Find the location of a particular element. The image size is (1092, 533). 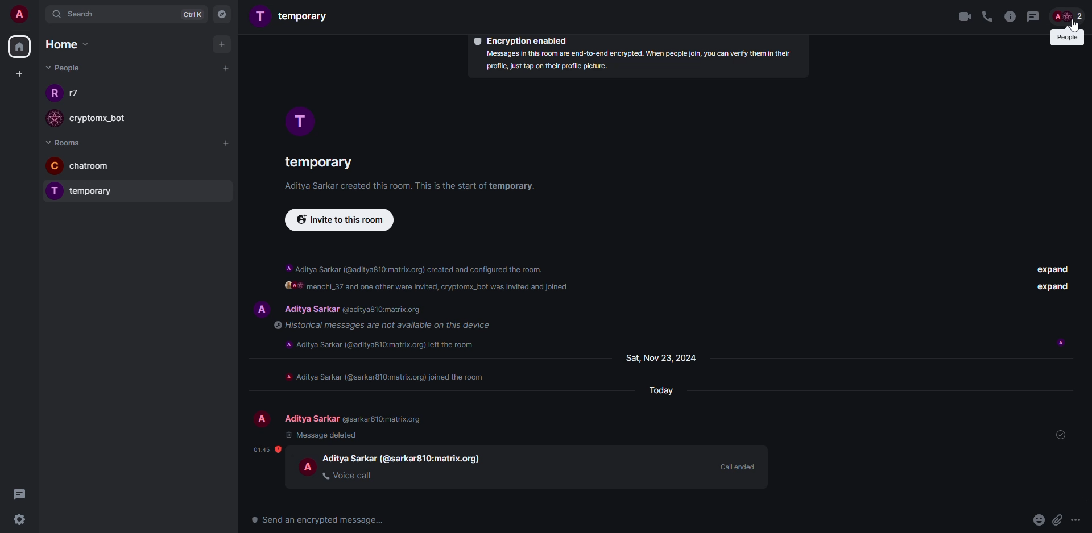

text is located at coordinates (429, 288).